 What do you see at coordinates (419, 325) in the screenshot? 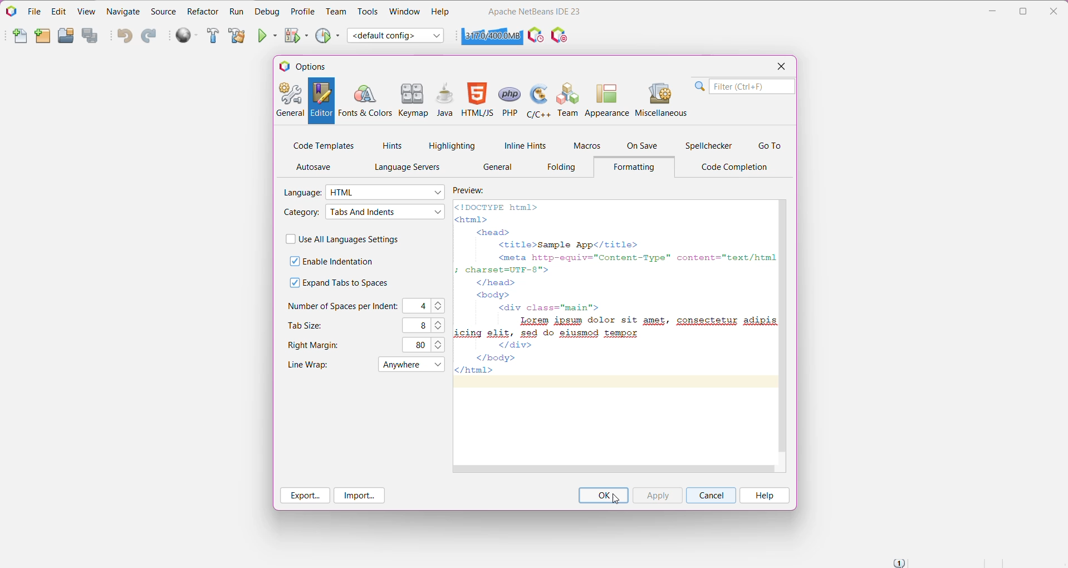
I see `8` at bounding box center [419, 325].